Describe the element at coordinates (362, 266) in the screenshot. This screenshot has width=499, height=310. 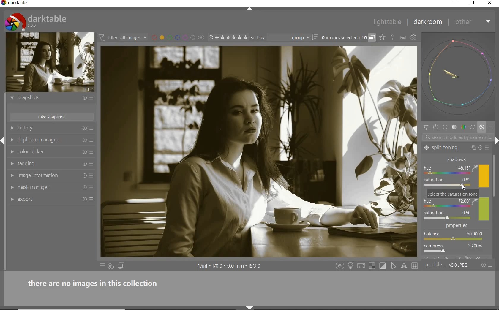
I see `toggle high quality processing` at that location.